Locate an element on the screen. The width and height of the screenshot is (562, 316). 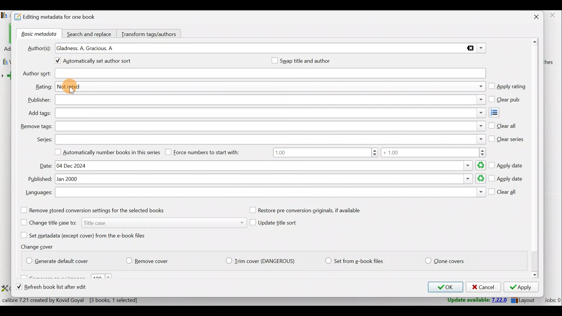
Cancel is located at coordinates (482, 287).